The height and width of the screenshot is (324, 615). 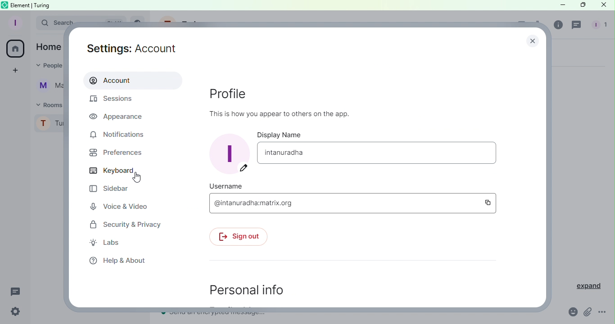 What do you see at coordinates (227, 185) in the screenshot?
I see `Username` at bounding box center [227, 185].